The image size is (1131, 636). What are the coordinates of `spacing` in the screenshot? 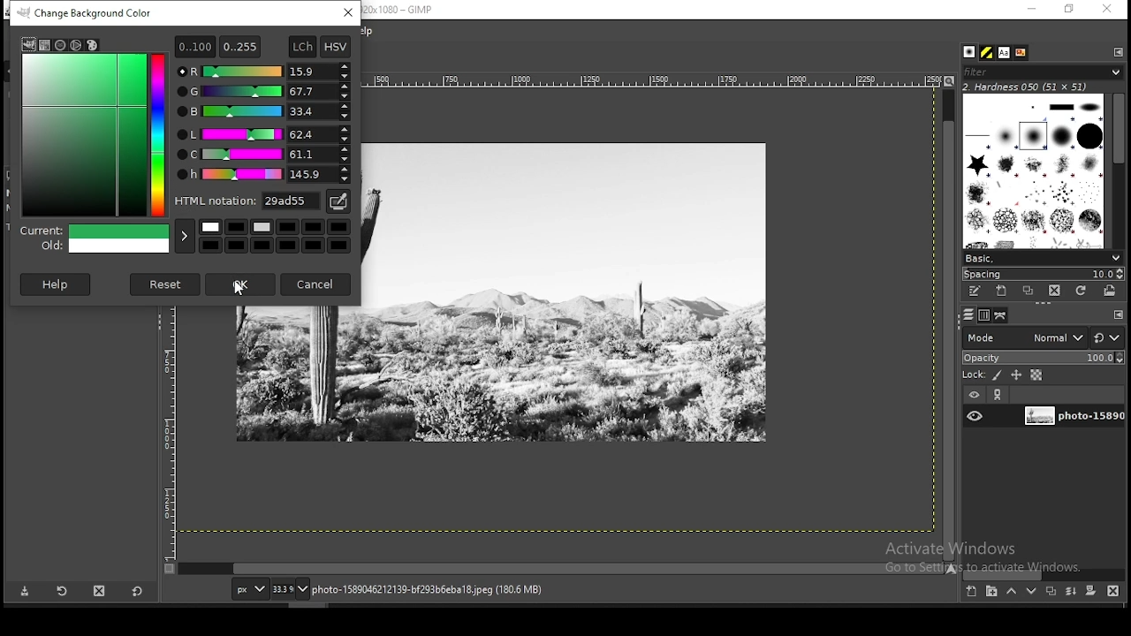 It's located at (1043, 274).